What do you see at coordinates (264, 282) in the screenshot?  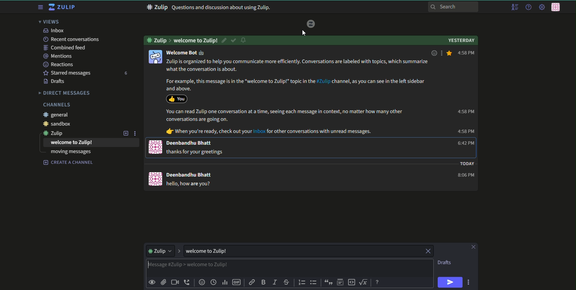 I see `bold` at bounding box center [264, 282].